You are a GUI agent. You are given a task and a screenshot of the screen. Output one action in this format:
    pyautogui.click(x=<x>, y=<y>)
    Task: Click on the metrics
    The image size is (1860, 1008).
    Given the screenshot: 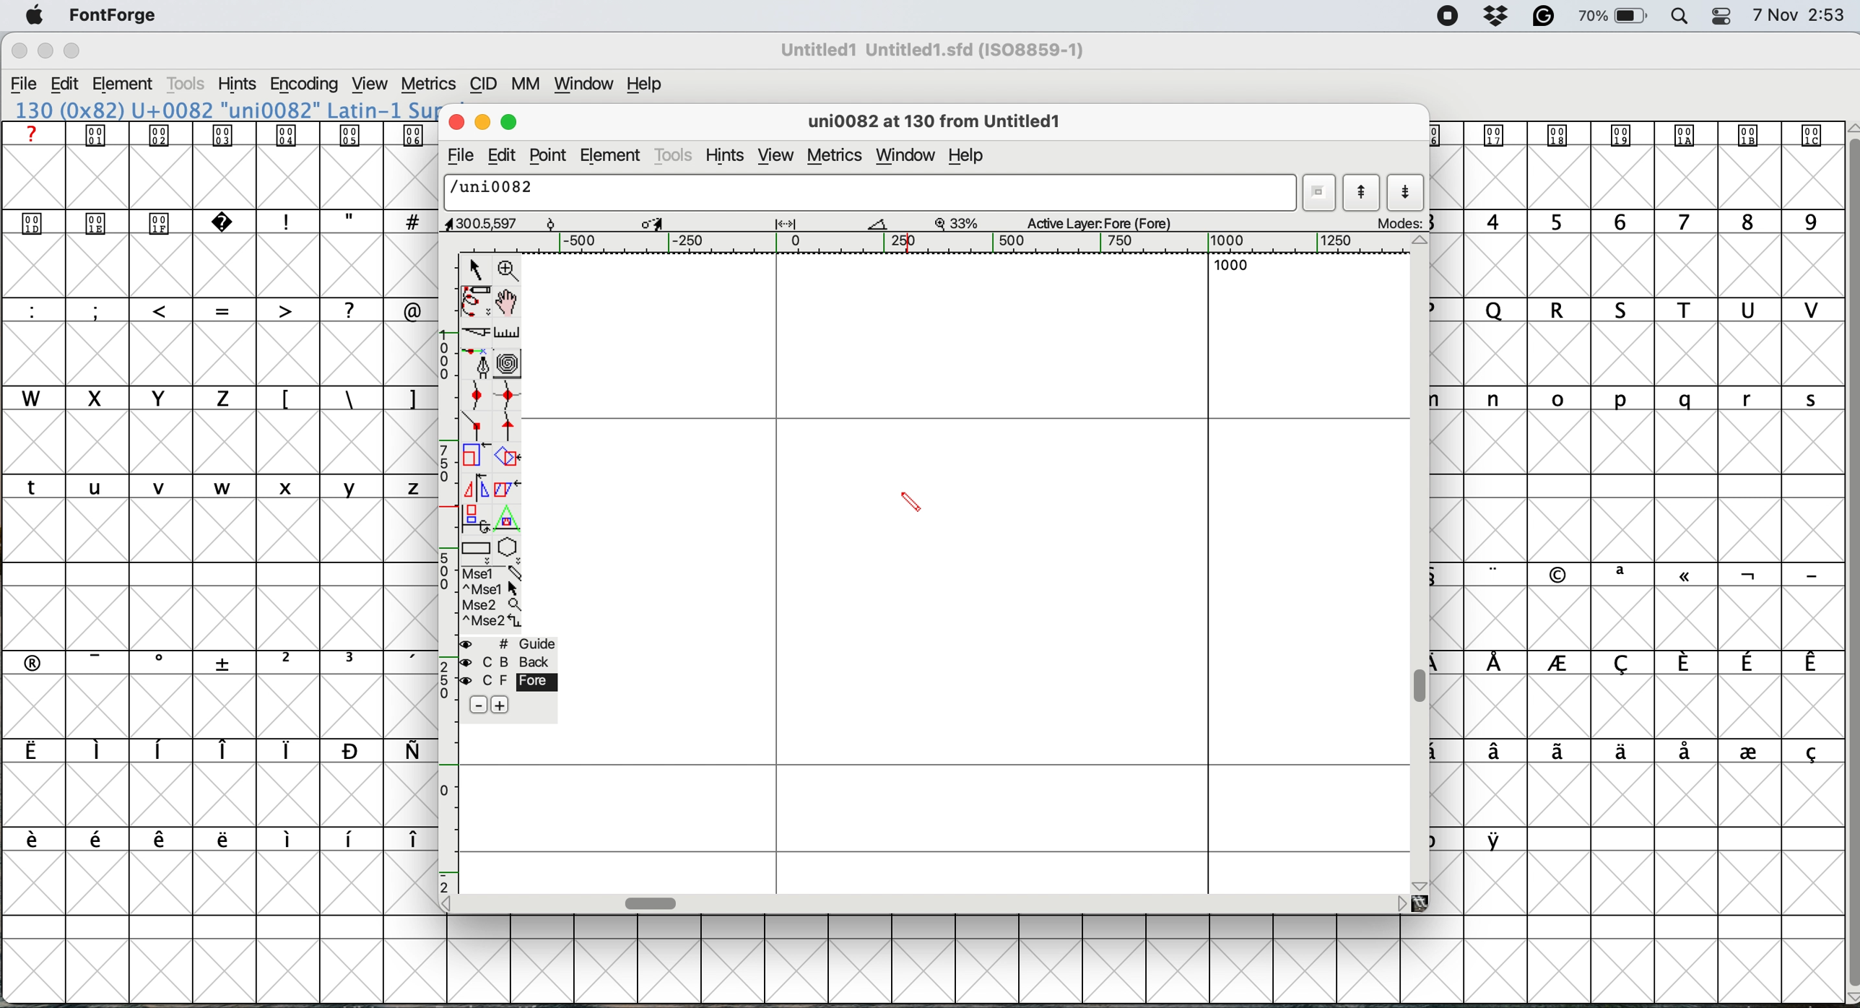 What is the action you would take?
    pyautogui.click(x=431, y=82)
    